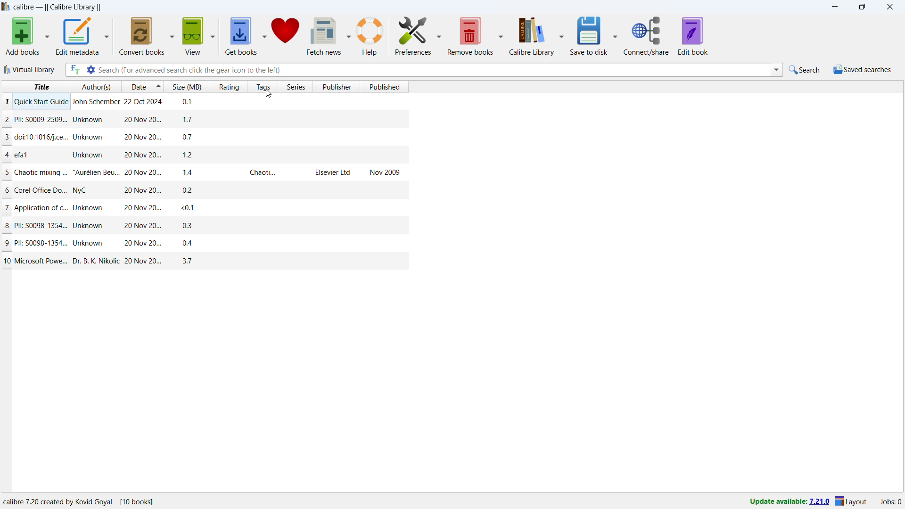 The width and height of the screenshot is (905, 509). I want to click on edit book, so click(693, 37).